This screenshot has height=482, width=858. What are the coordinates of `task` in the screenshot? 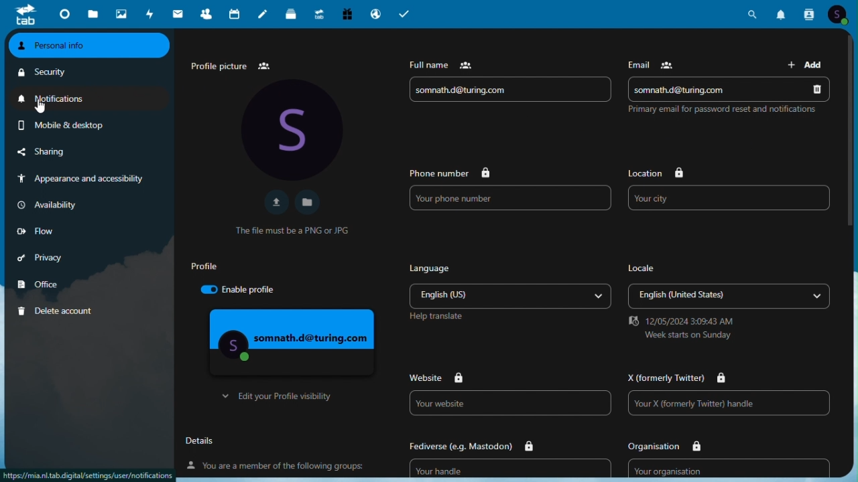 It's located at (404, 12).